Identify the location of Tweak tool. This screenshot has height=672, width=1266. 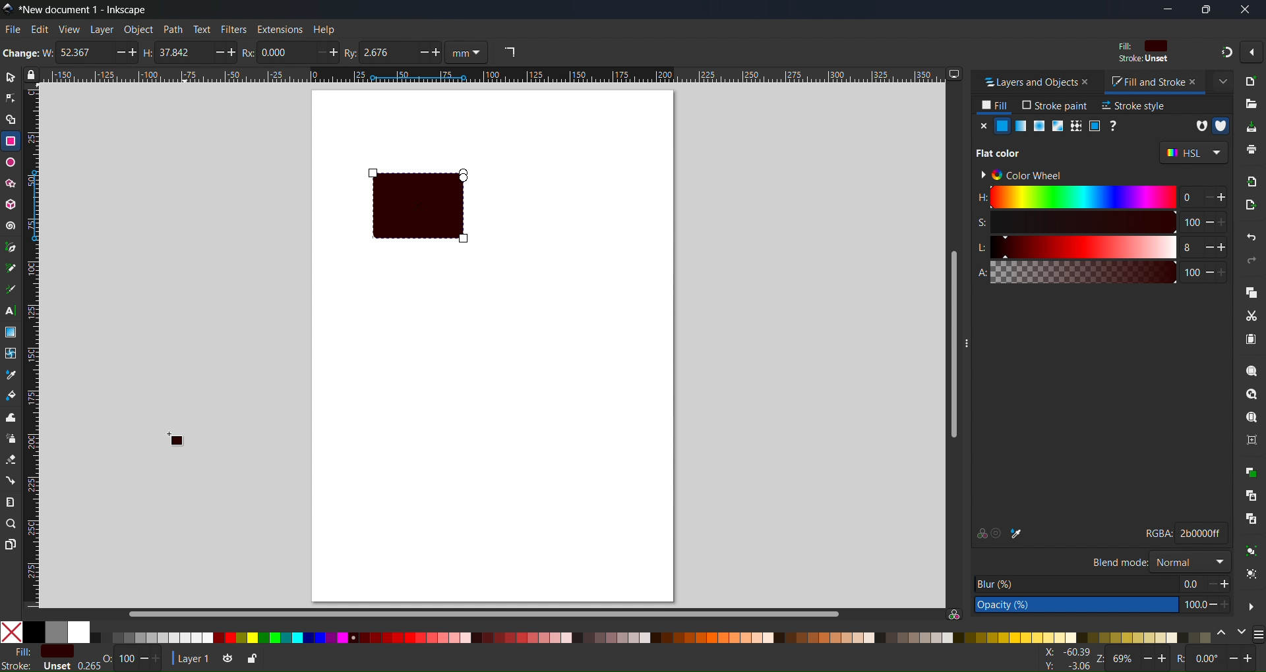
(11, 417).